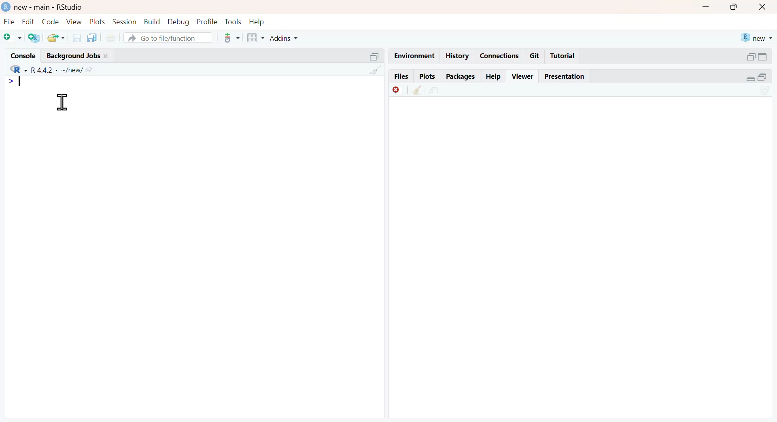  I want to click on history, so click(458, 56).